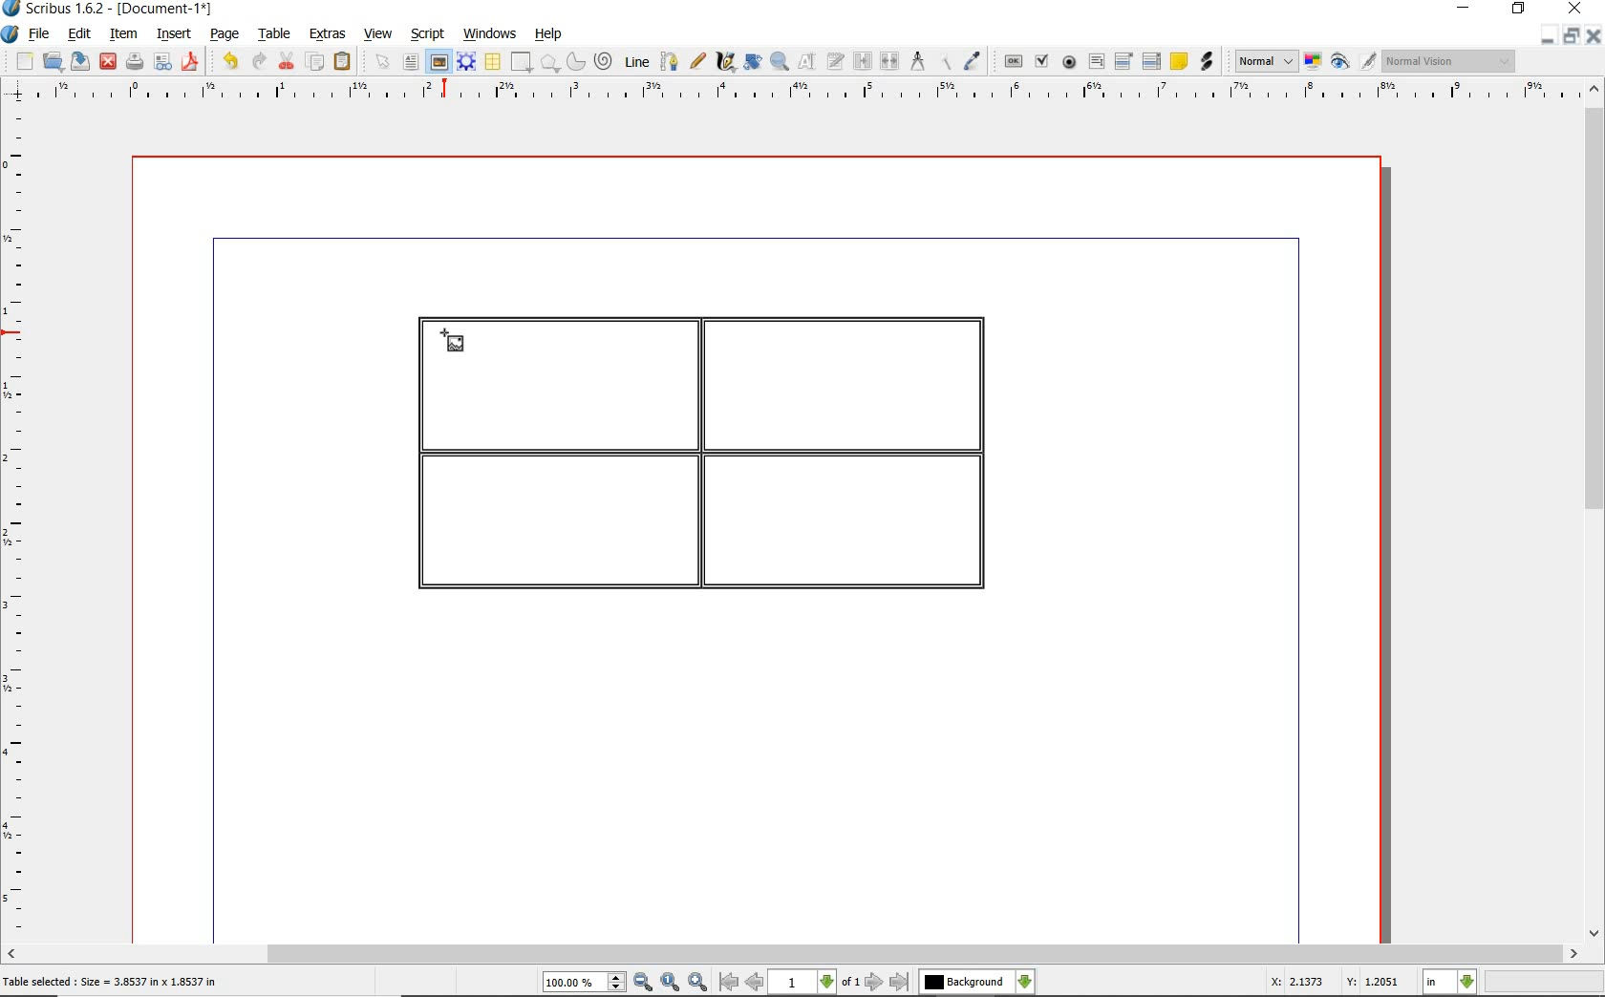  What do you see at coordinates (494, 63) in the screenshot?
I see `table` at bounding box center [494, 63].